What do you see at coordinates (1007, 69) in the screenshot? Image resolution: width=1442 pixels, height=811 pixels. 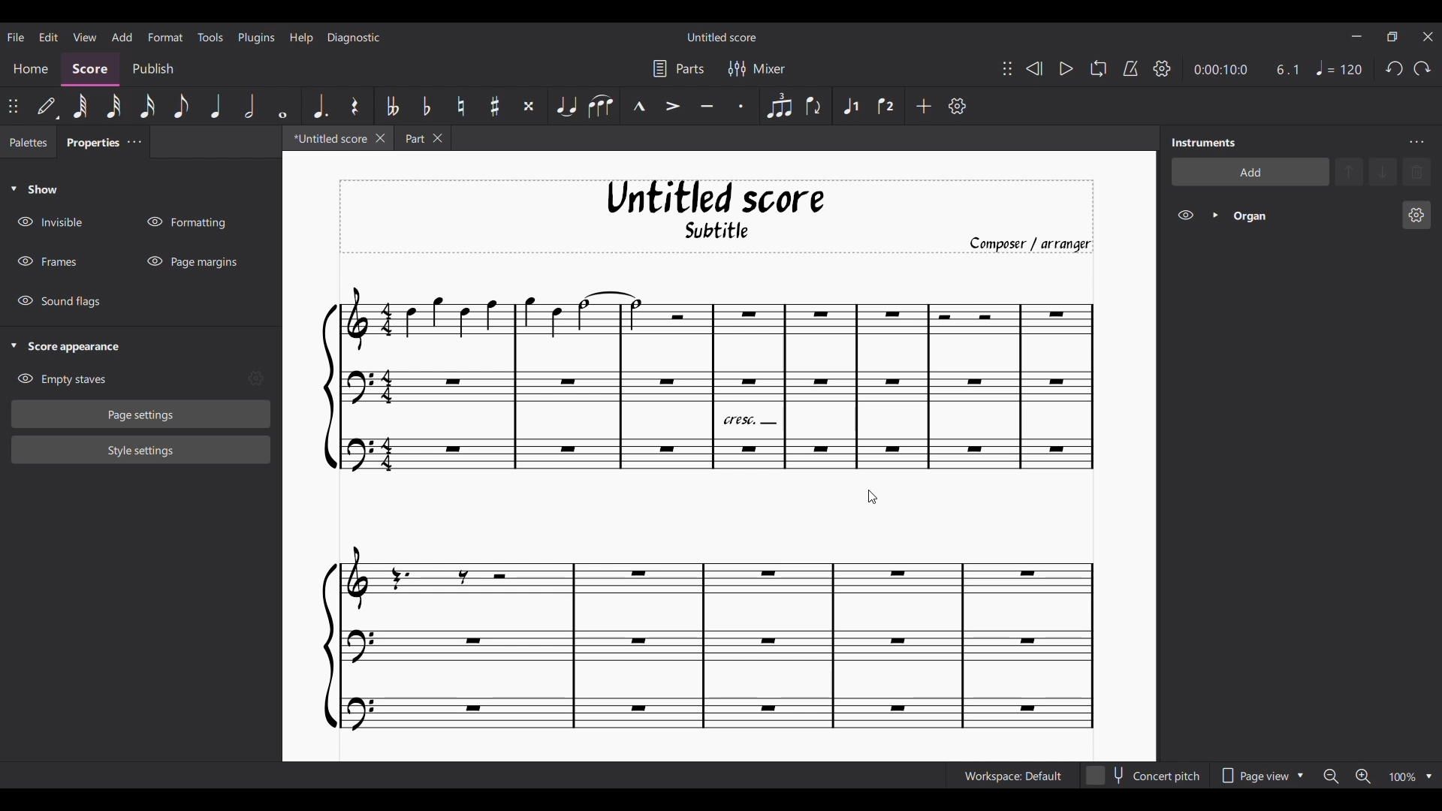 I see `Change position of toolbar attached` at bounding box center [1007, 69].